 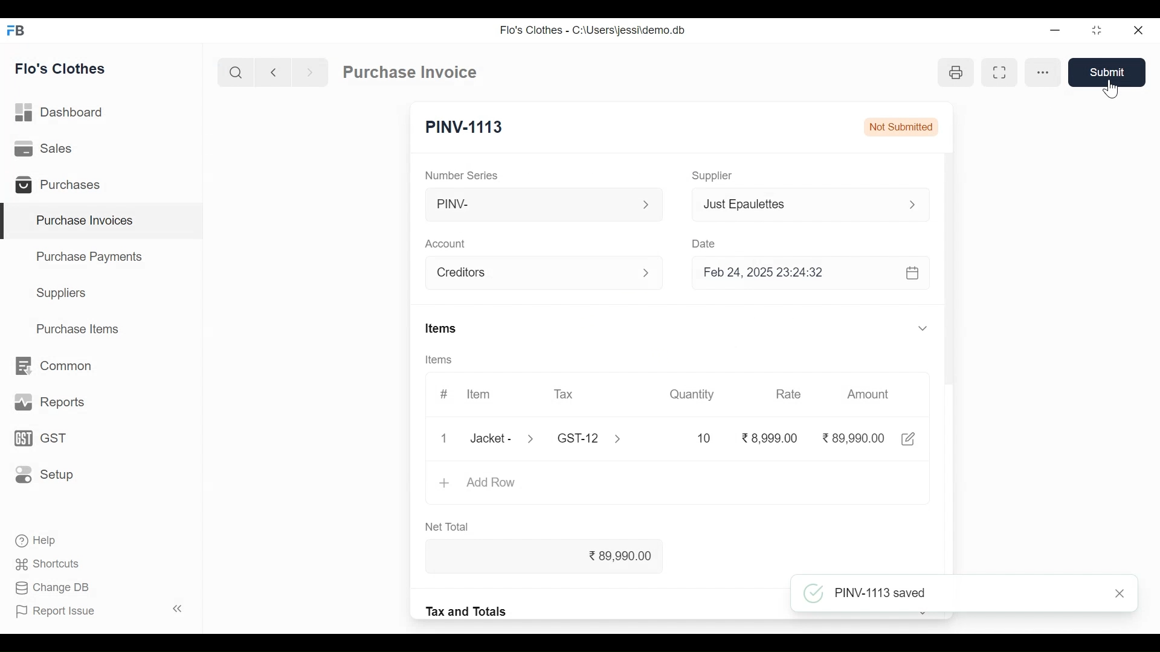 I want to click on PINV-, so click(x=532, y=205).